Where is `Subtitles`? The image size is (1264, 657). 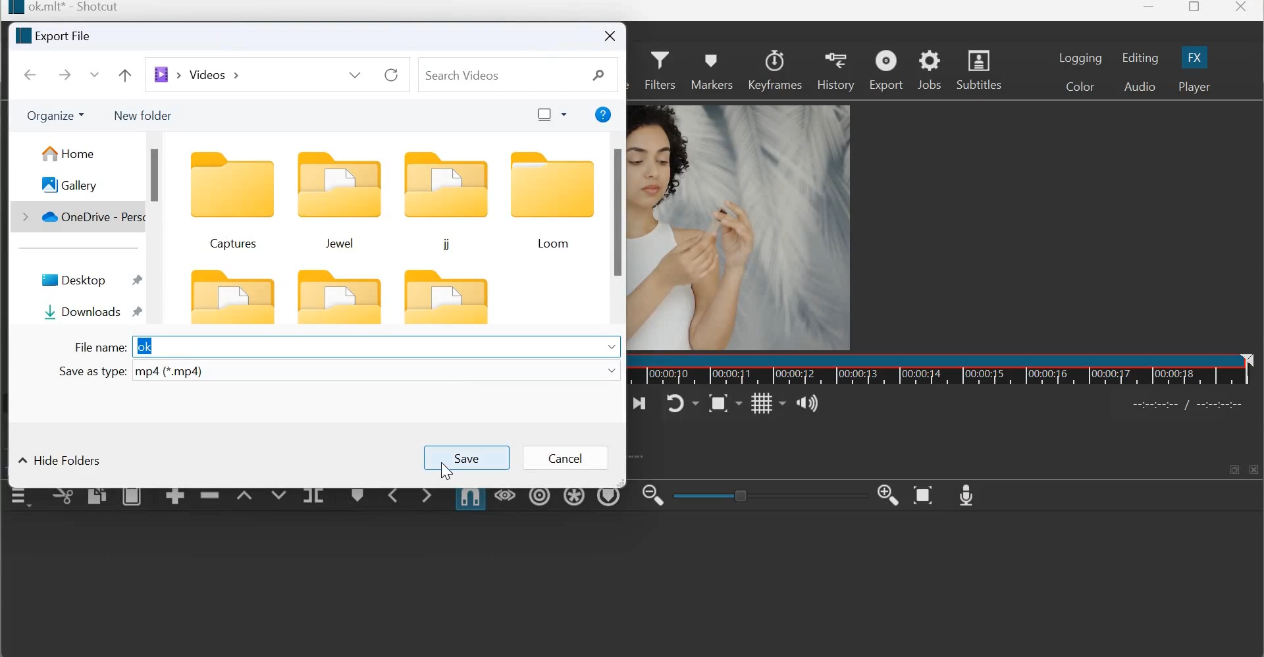 Subtitles is located at coordinates (983, 68).